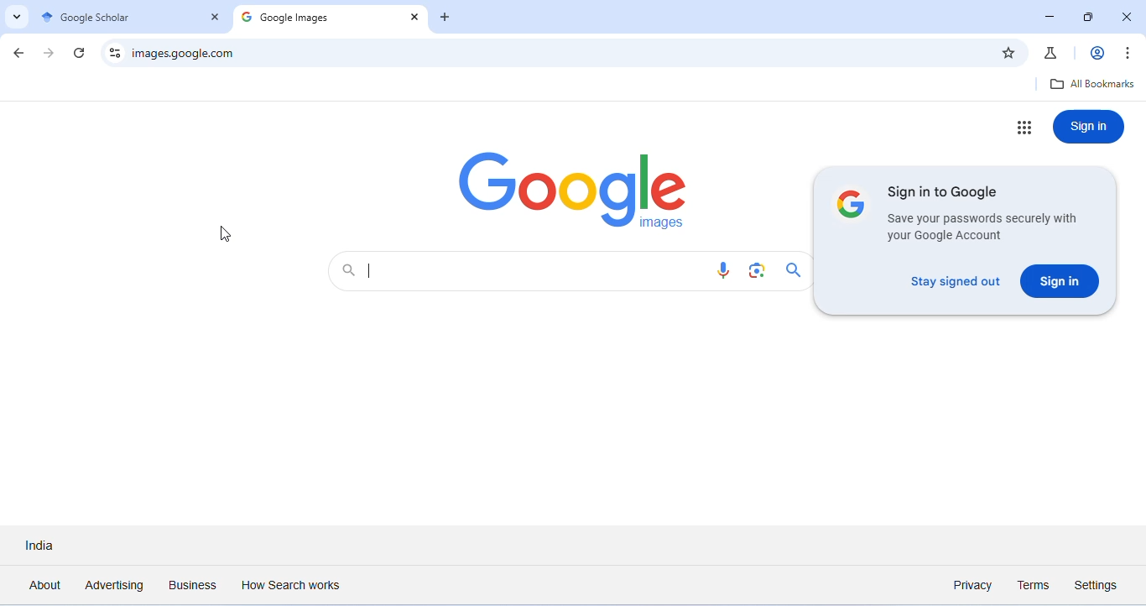 This screenshot has width=1146, height=606. Describe the element at coordinates (1126, 18) in the screenshot. I see `close` at that location.